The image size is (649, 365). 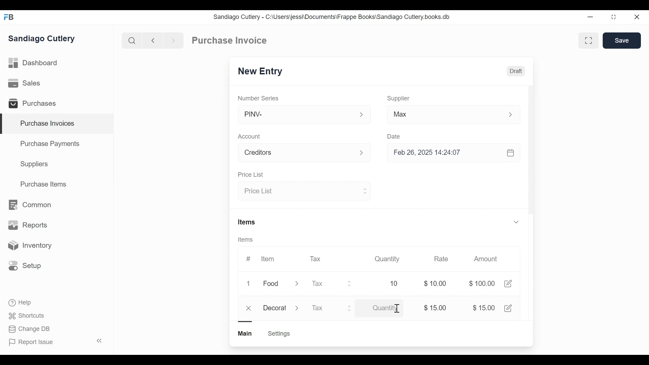 What do you see at coordinates (298, 308) in the screenshot?
I see `Expand` at bounding box center [298, 308].